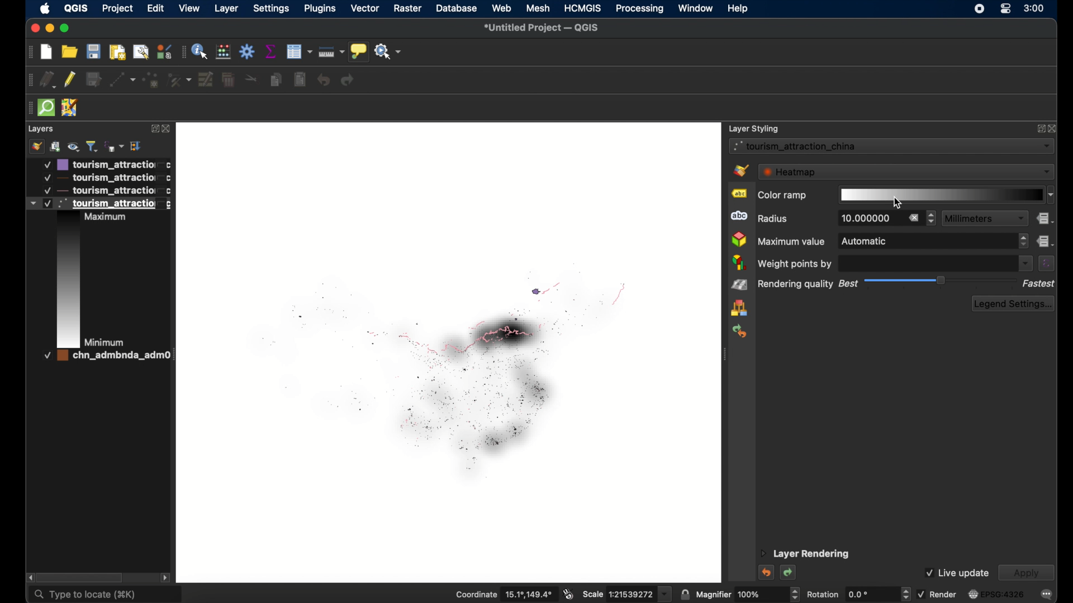  I want to click on layer dropdown menu, so click(892, 146).